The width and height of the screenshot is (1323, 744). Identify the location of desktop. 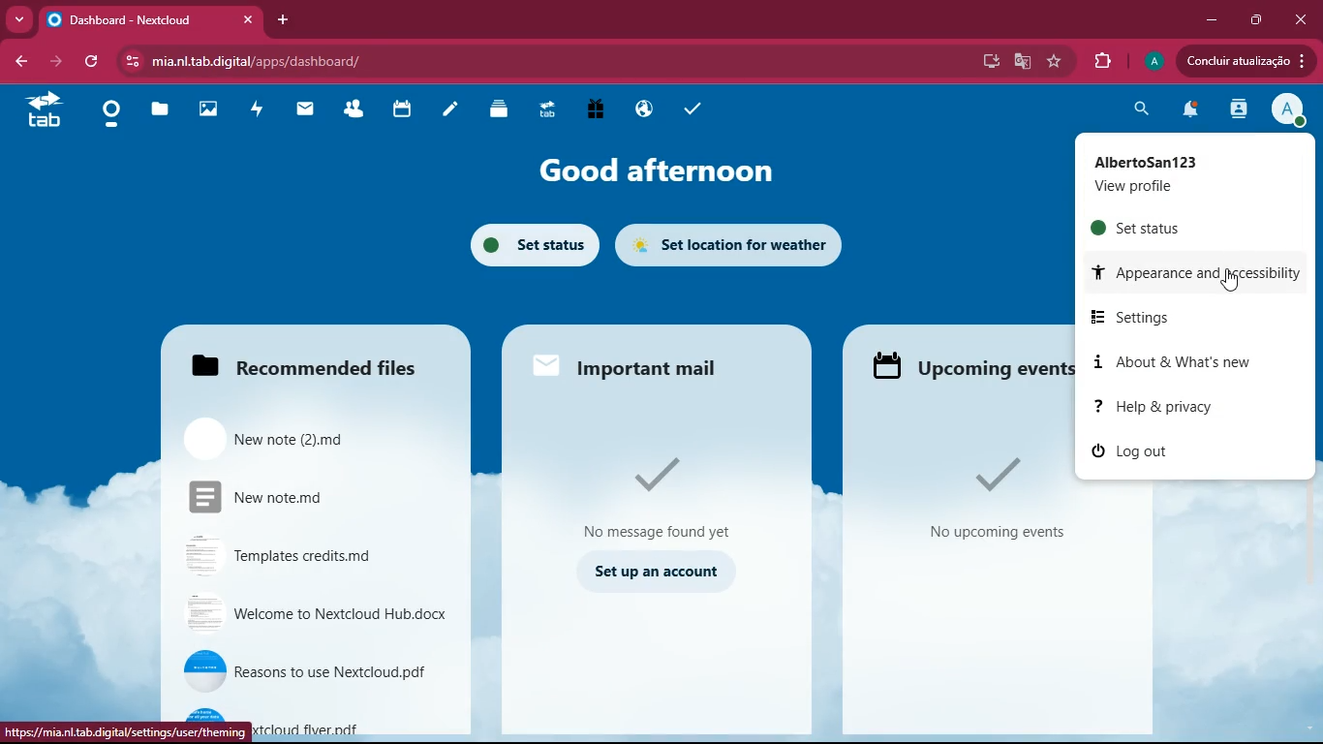
(988, 63).